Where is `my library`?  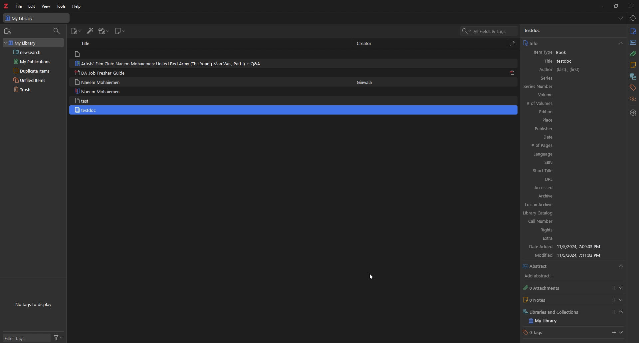 my library is located at coordinates (33, 42).